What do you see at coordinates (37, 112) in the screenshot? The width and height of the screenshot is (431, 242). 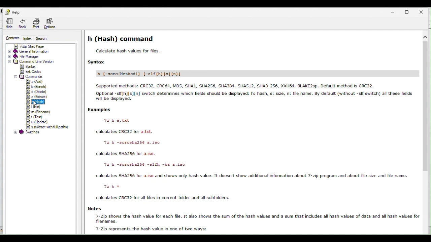 I see `m(rename)` at bounding box center [37, 112].